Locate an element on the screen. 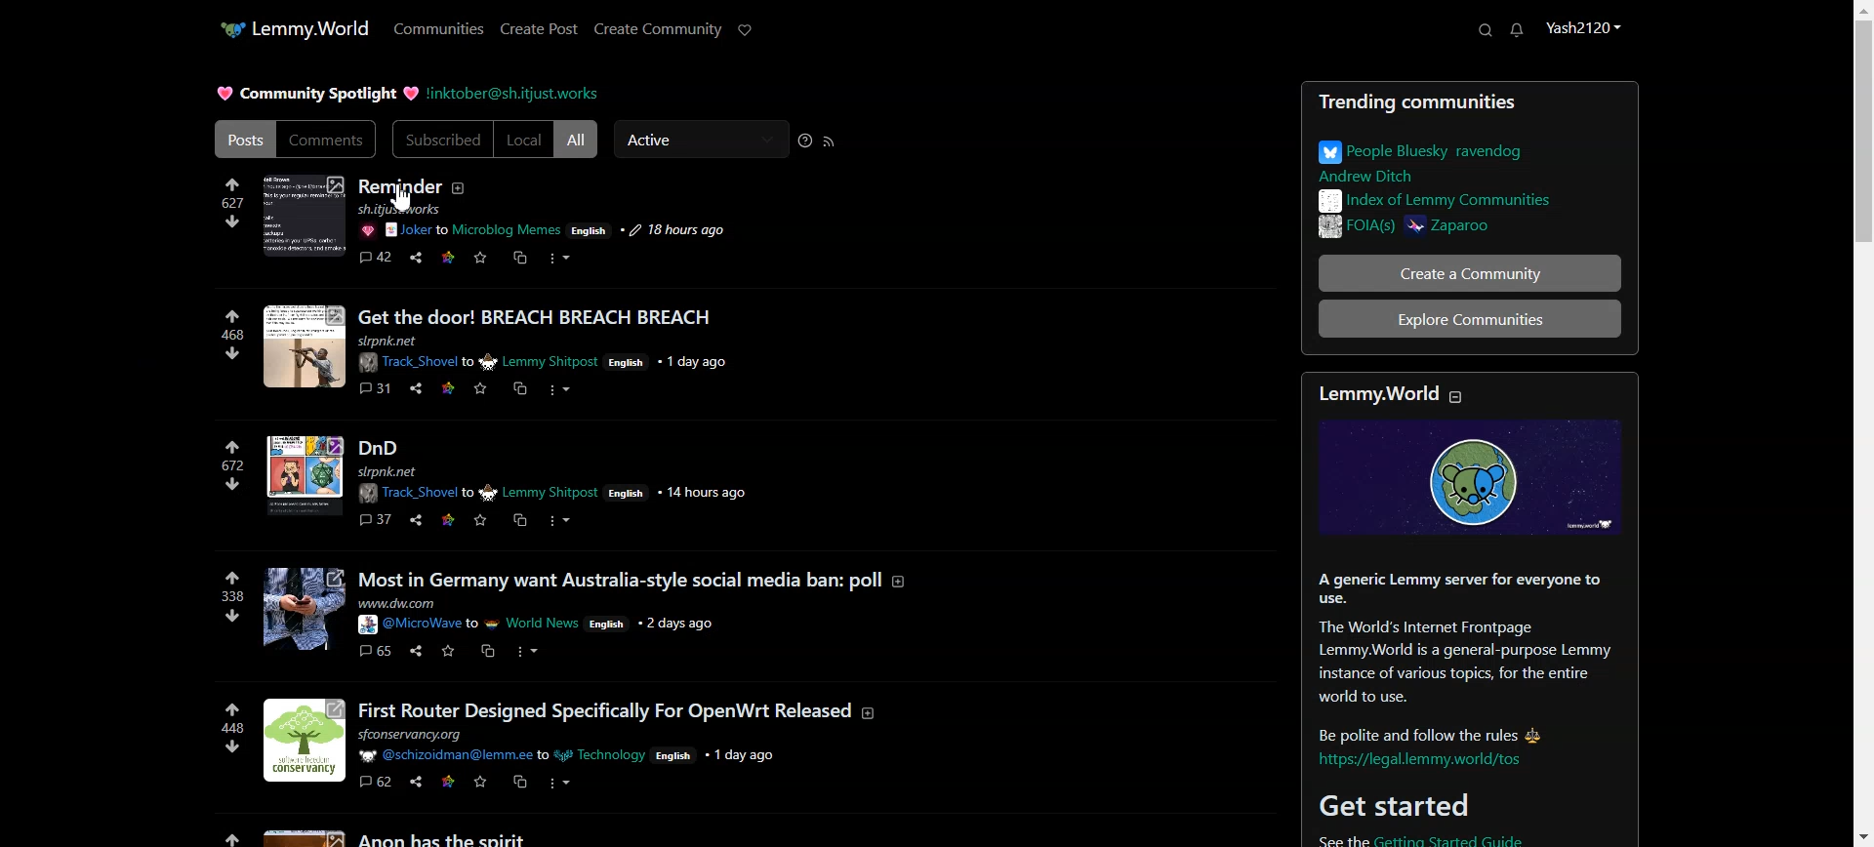  Text is located at coordinates (318, 93).